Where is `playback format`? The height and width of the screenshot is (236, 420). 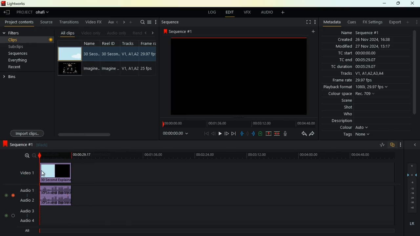
playback format is located at coordinates (360, 88).